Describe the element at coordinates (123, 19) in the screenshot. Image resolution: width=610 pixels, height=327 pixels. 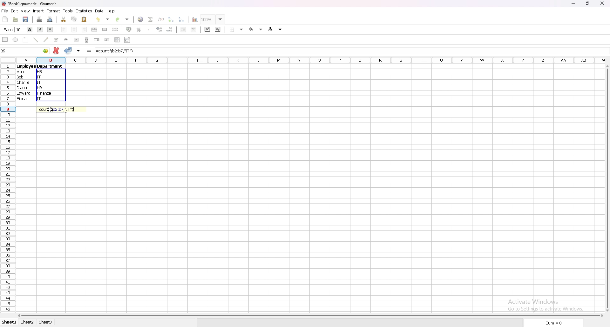
I see `redo` at that location.